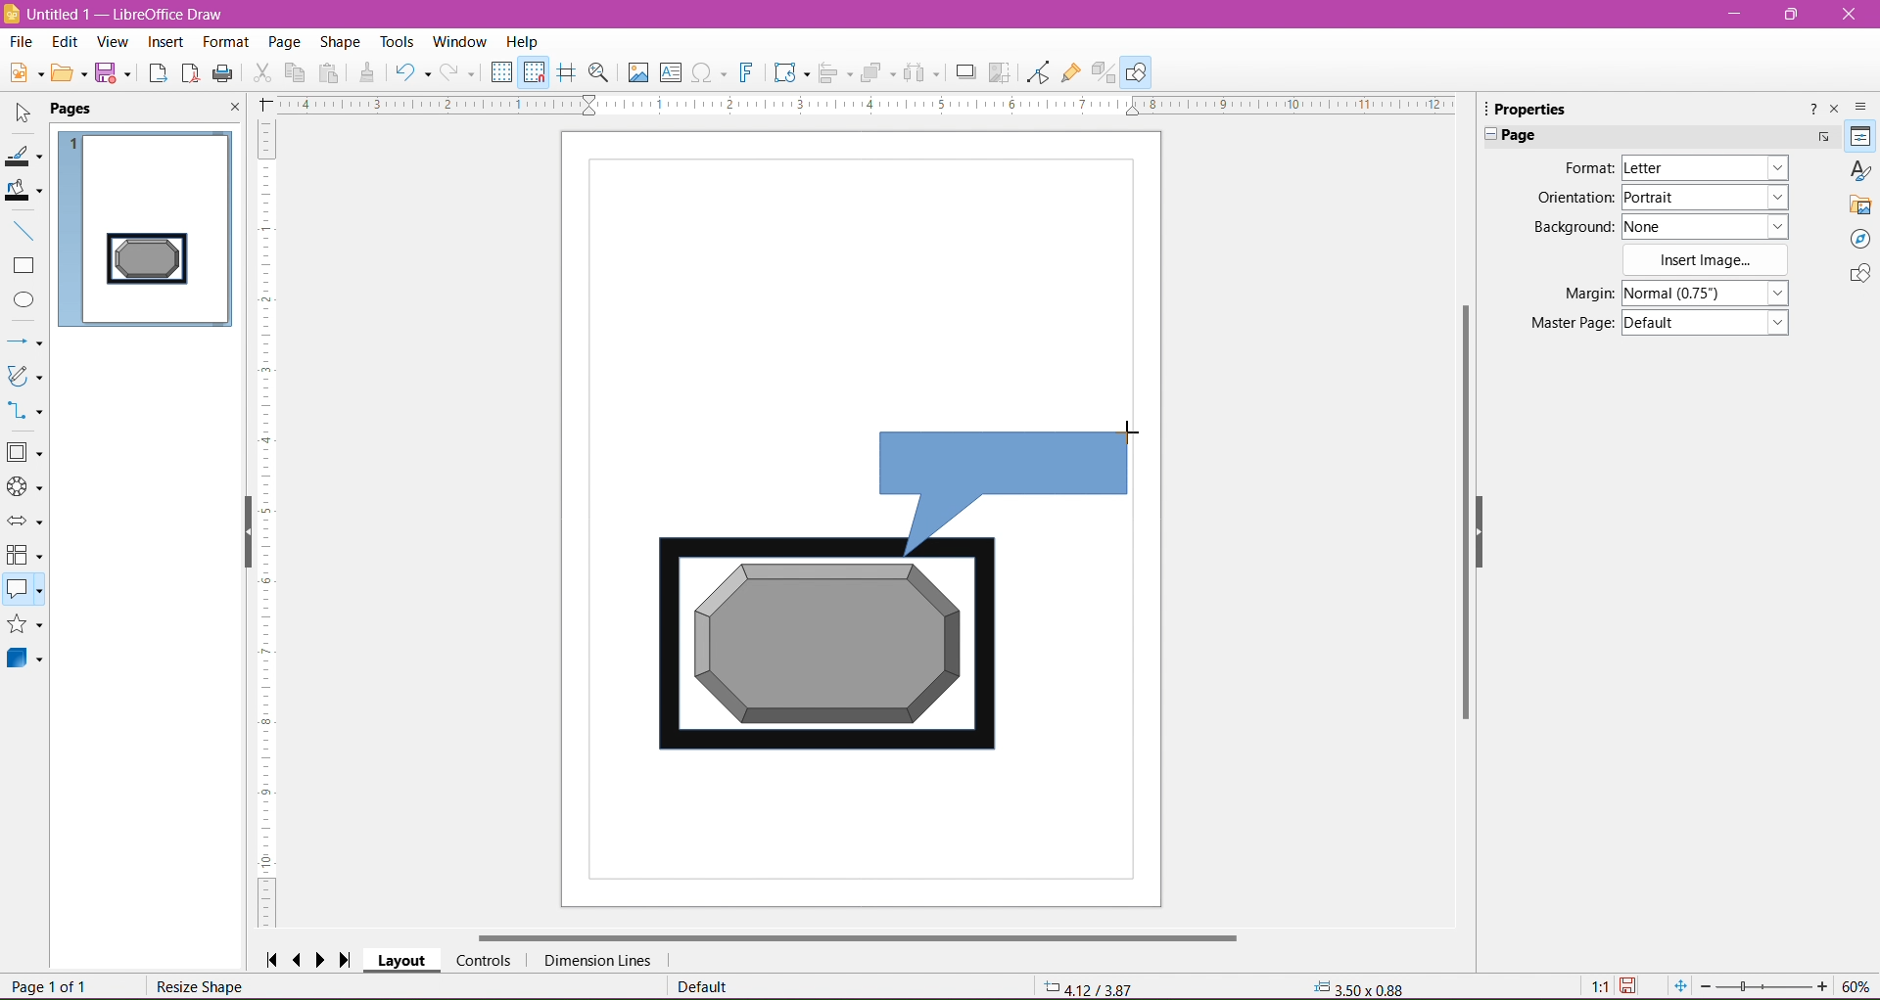 The height and width of the screenshot is (1000, 1880). What do you see at coordinates (1763, 987) in the screenshot?
I see `slider` at bounding box center [1763, 987].